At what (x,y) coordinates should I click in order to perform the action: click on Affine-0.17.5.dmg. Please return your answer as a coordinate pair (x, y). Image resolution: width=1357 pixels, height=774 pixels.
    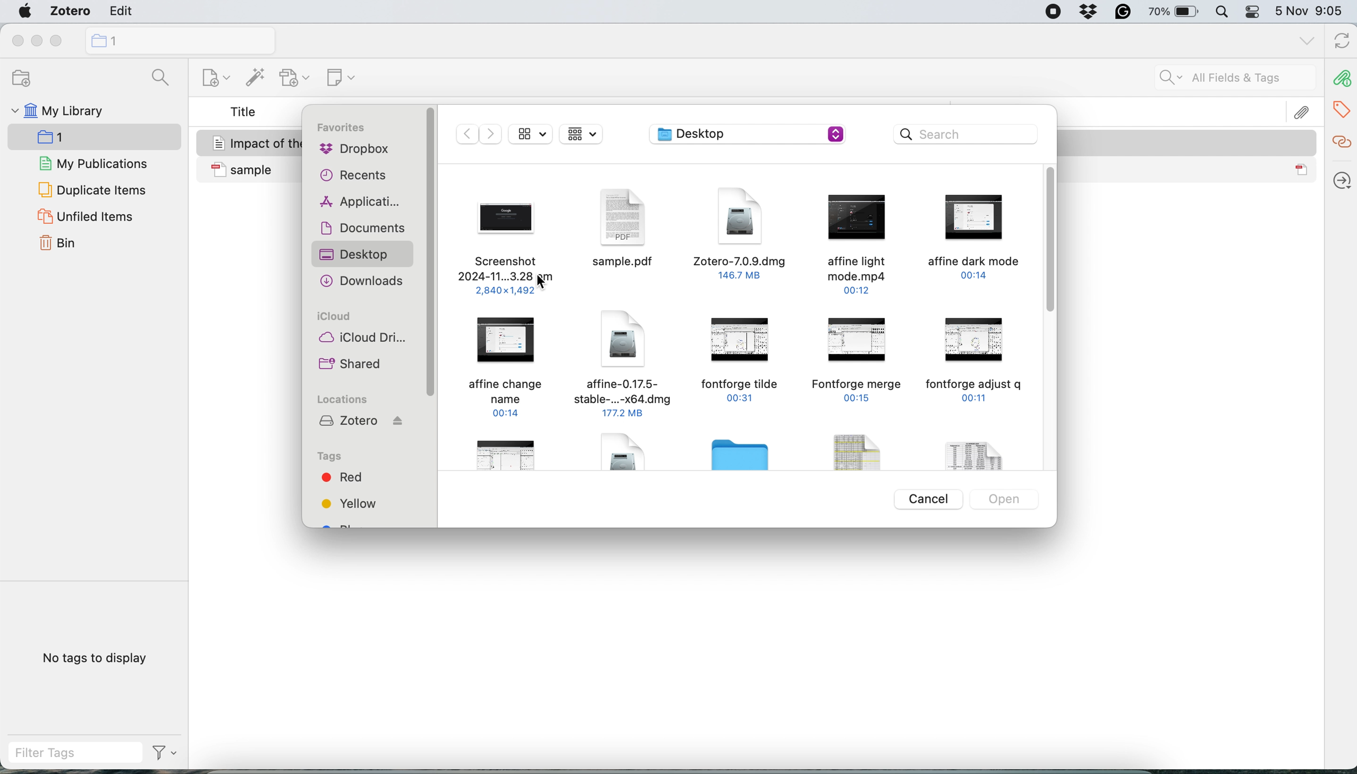
    Looking at the image, I should click on (622, 365).